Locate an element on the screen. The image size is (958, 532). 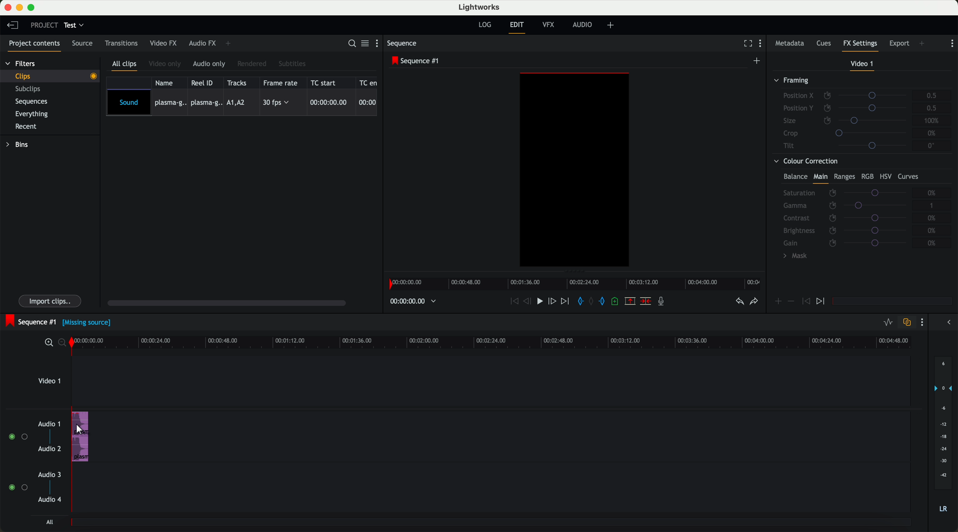
timeline is located at coordinates (577, 284).